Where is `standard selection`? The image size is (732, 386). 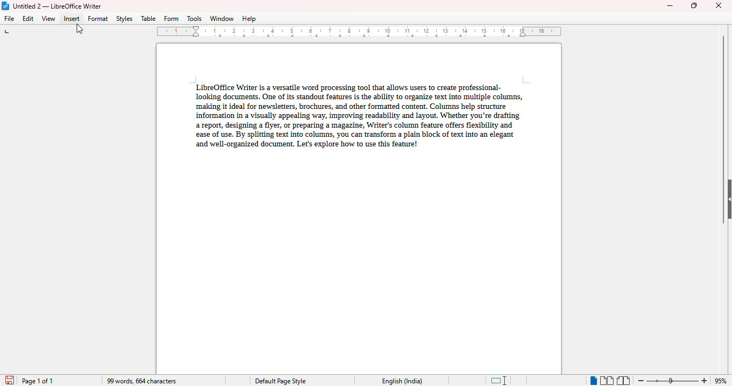
standard selection is located at coordinates (499, 380).